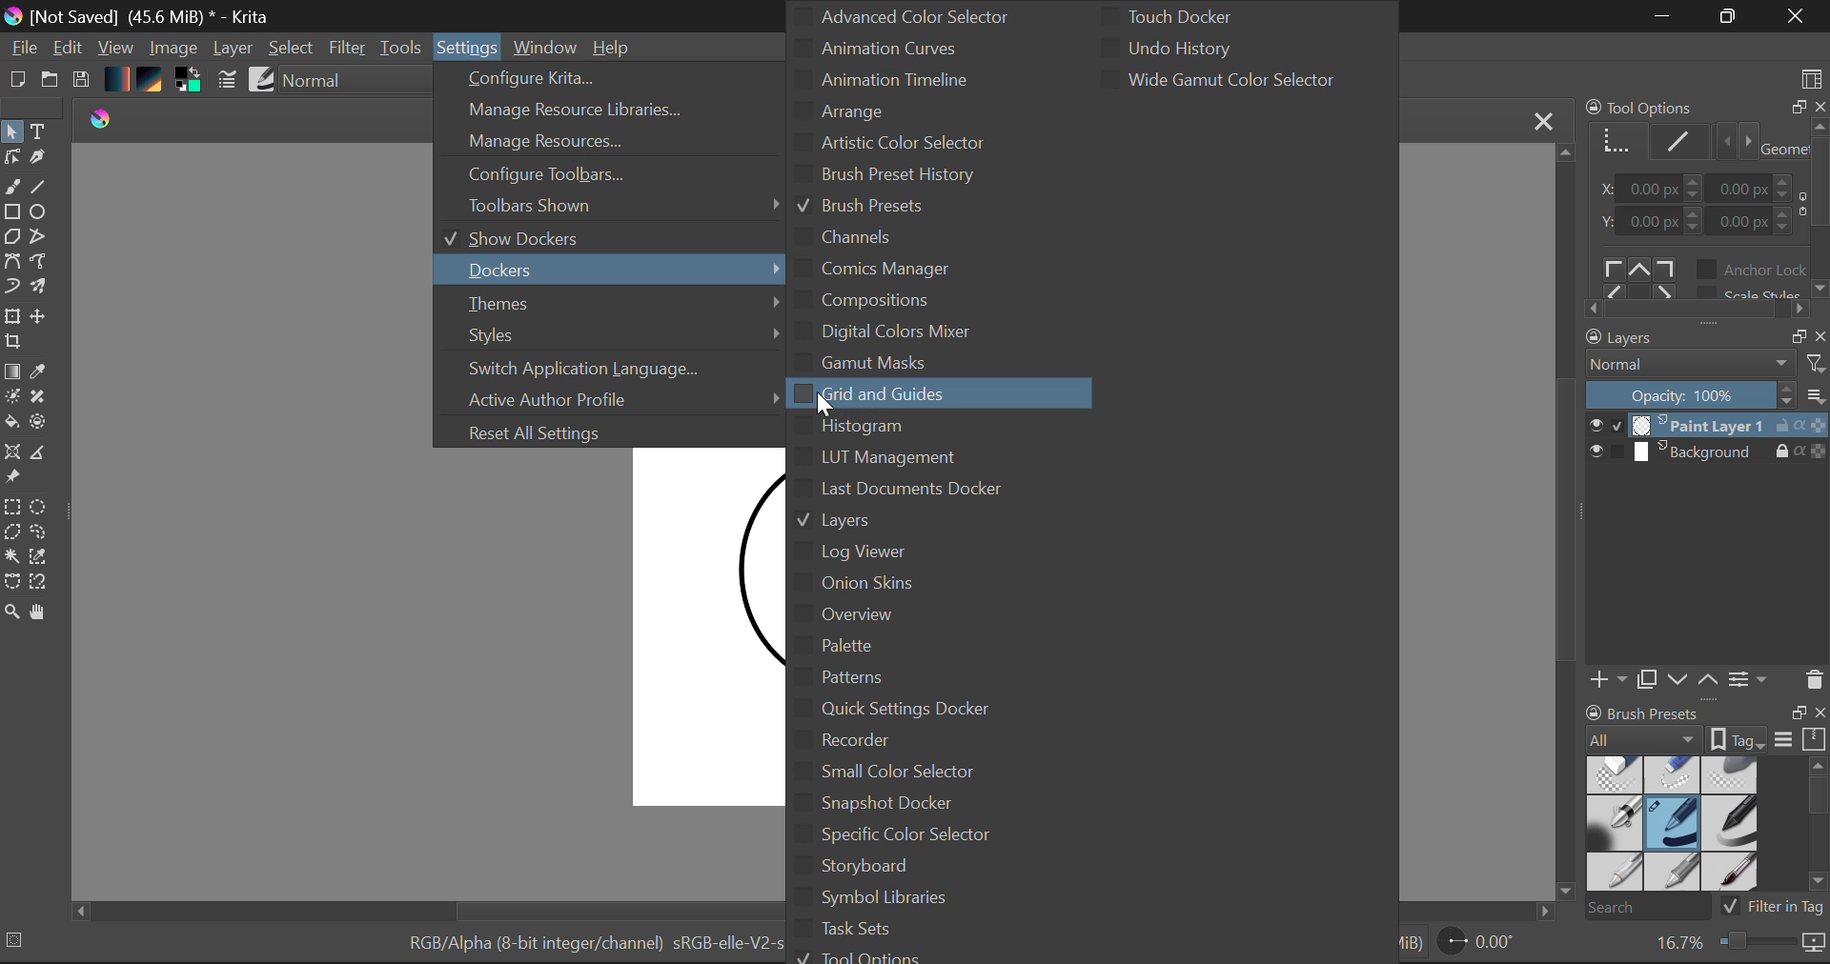 The width and height of the screenshot is (1830, 964). I want to click on Edit, so click(69, 49).